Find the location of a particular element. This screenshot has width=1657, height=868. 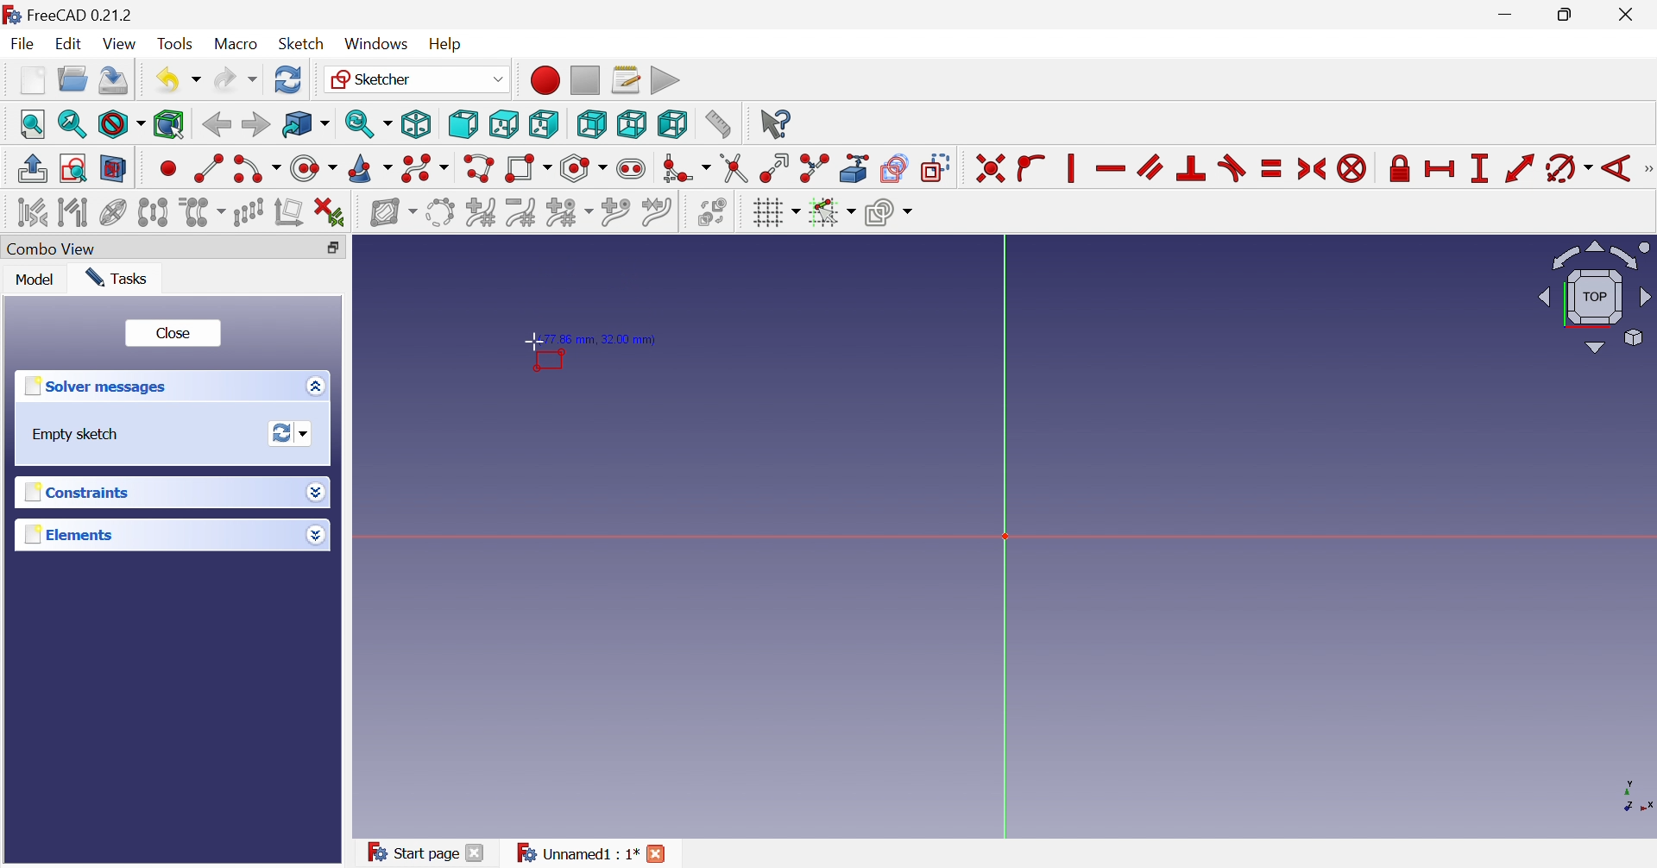

New is located at coordinates (32, 80).